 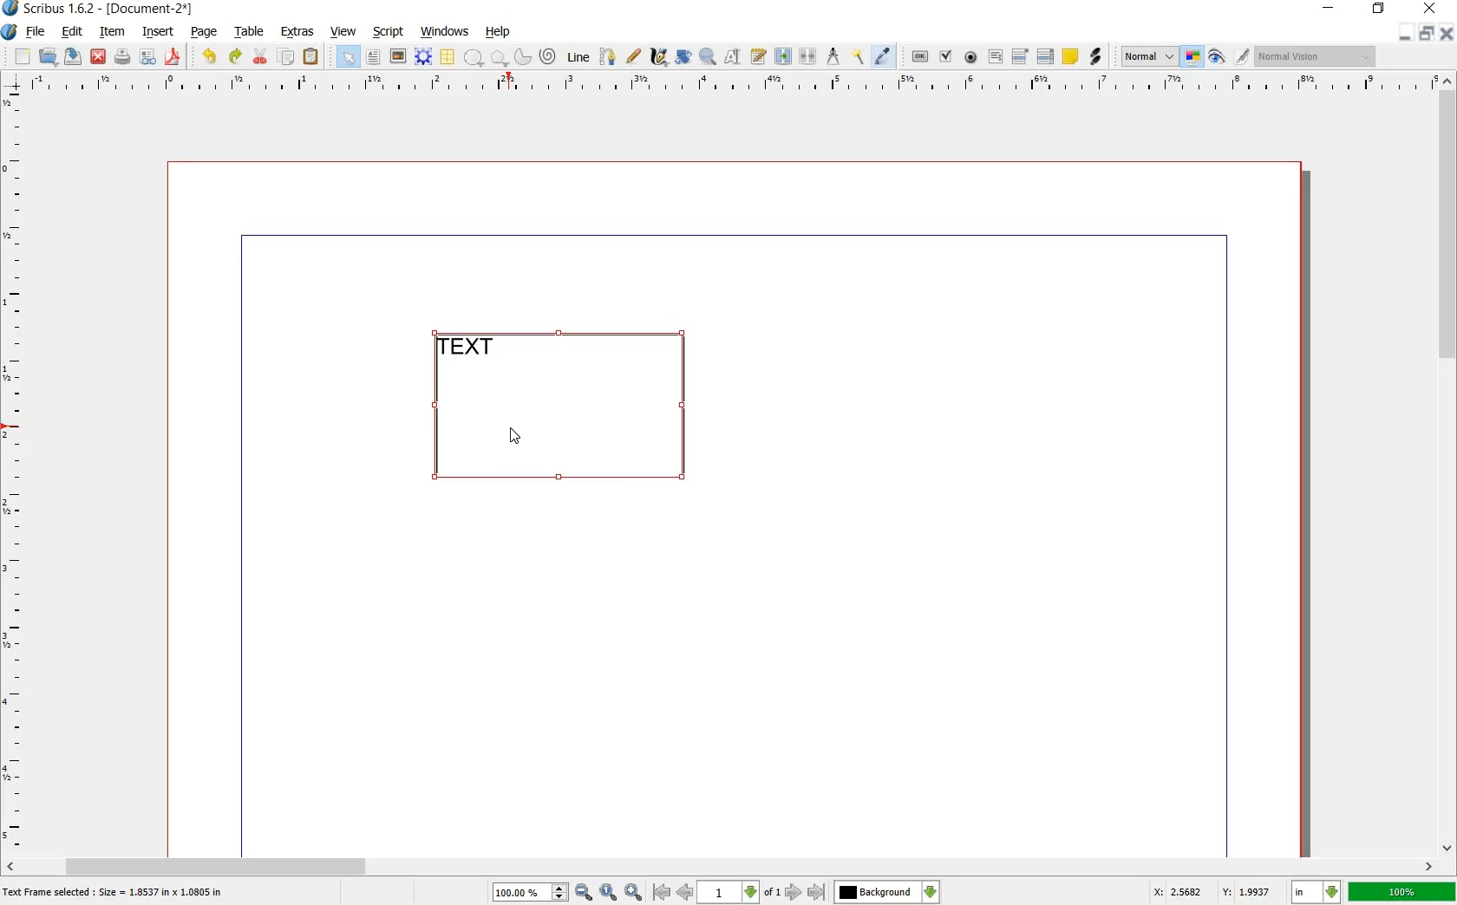 I want to click on 1, so click(x=727, y=893).